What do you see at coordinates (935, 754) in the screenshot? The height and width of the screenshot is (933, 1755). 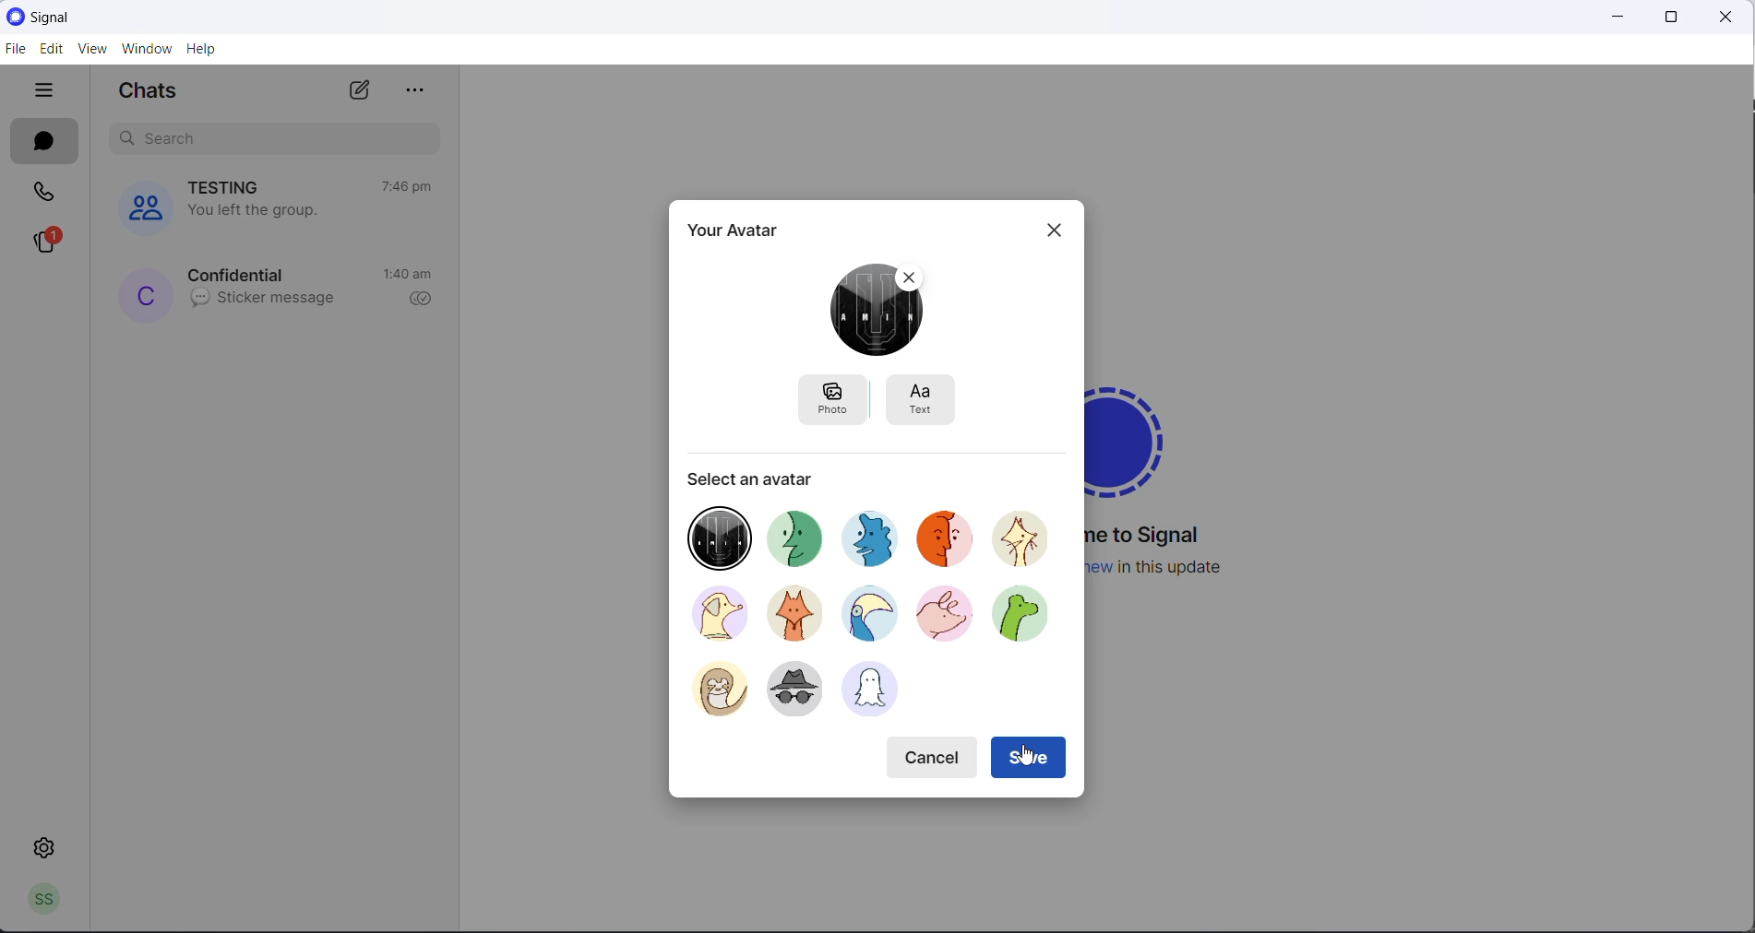 I see `cancel` at bounding box center [935, 754].